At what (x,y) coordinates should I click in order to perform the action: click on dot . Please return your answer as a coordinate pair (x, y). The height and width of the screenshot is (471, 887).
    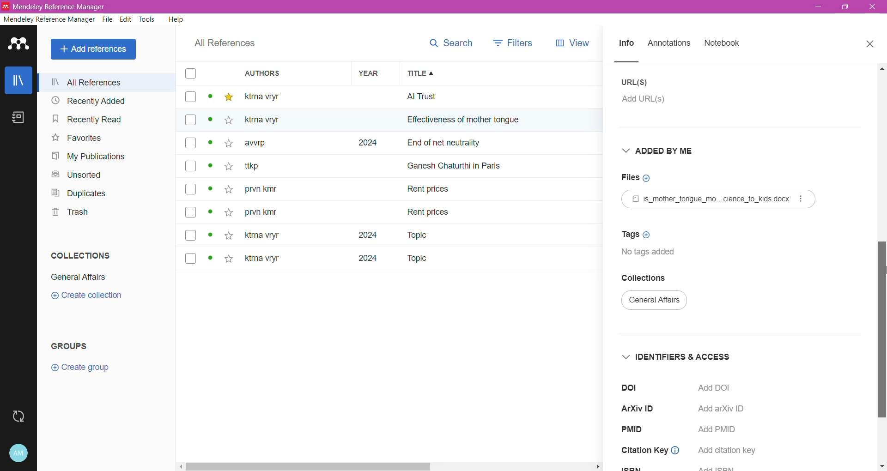
    Looking at the image, I should click on (207, 123).